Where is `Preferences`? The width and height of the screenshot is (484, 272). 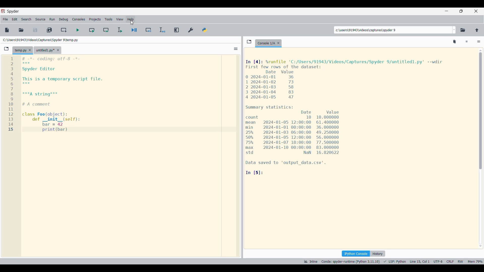 Preferences is located at coordinates (190, 30).